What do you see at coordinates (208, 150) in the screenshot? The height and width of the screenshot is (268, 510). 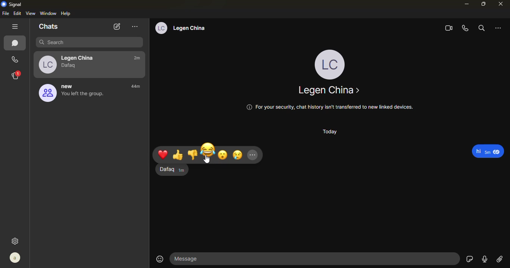 I see `happy` at bounding box center [208, 150].